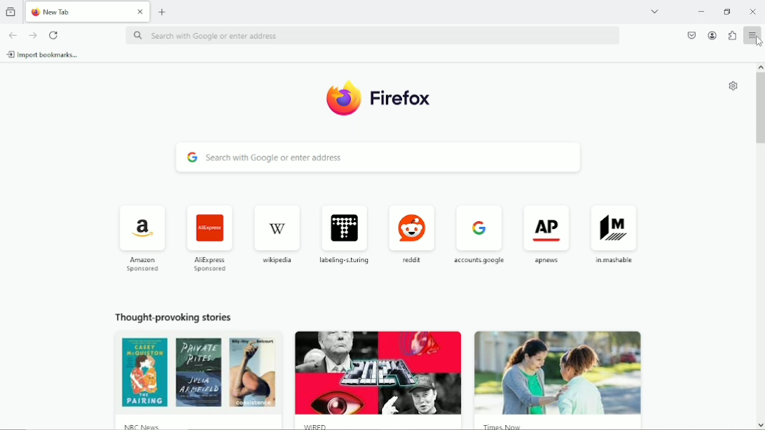  I want to click on wred, so click(315, 424).